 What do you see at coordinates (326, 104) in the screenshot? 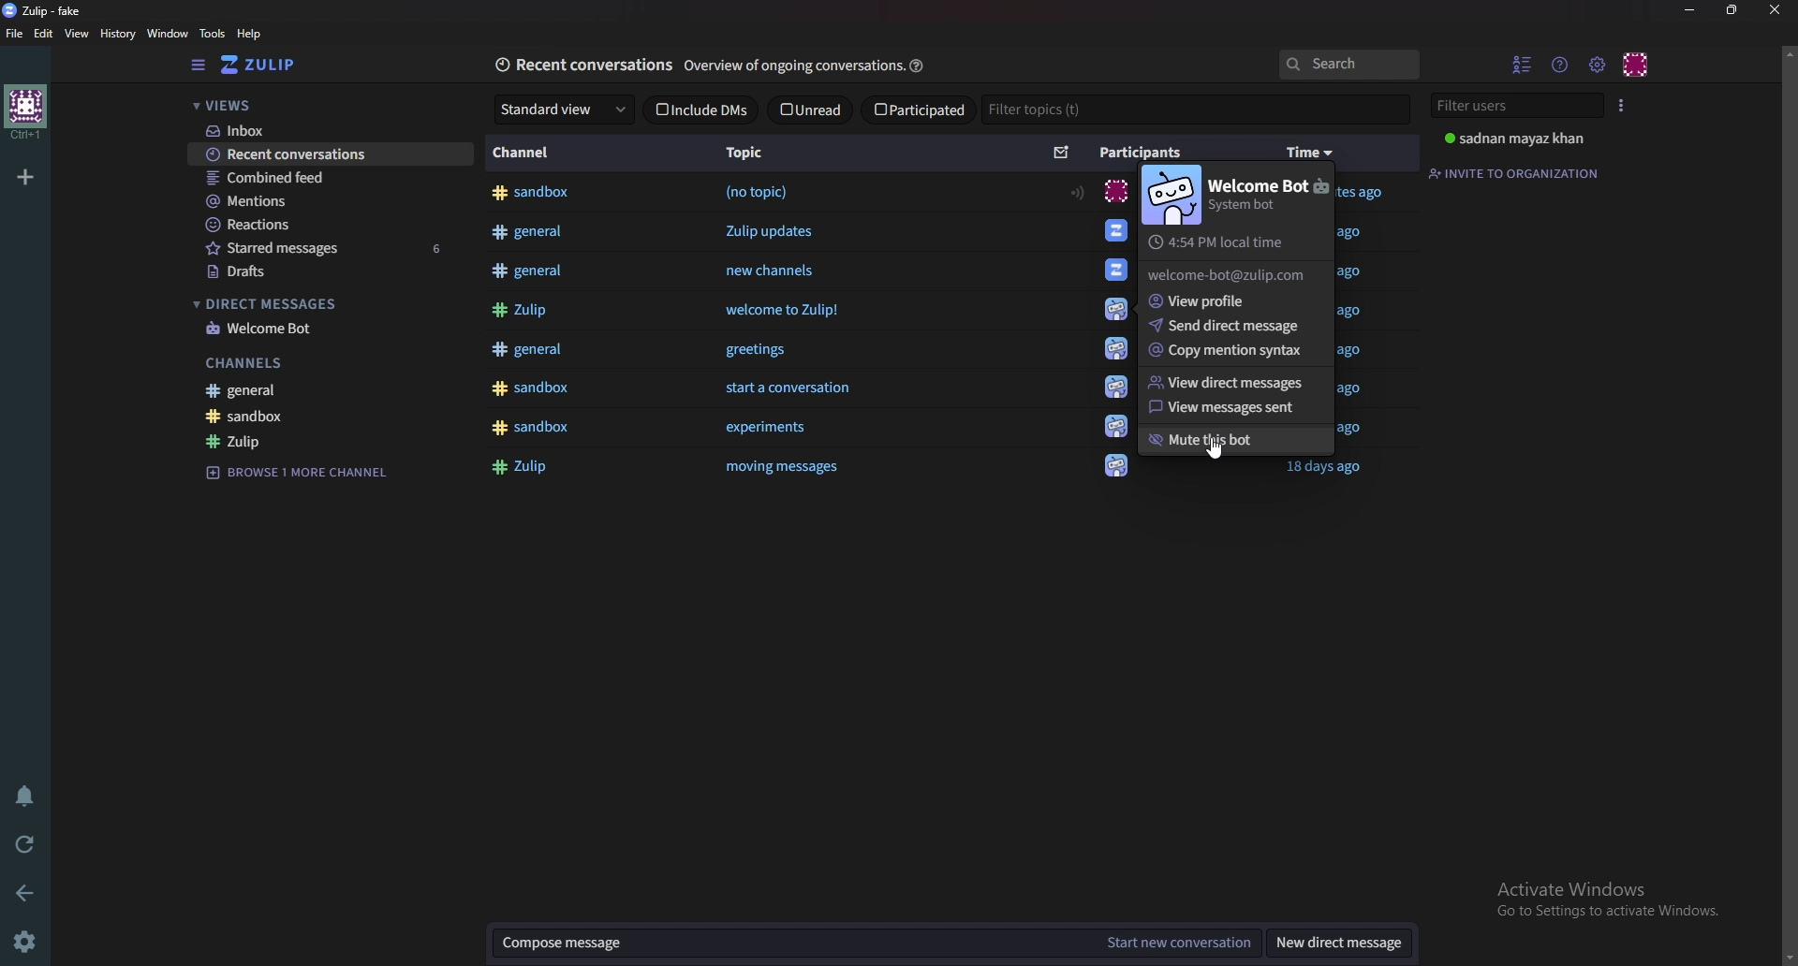
I see `Views` at bounding box center [326, 104].